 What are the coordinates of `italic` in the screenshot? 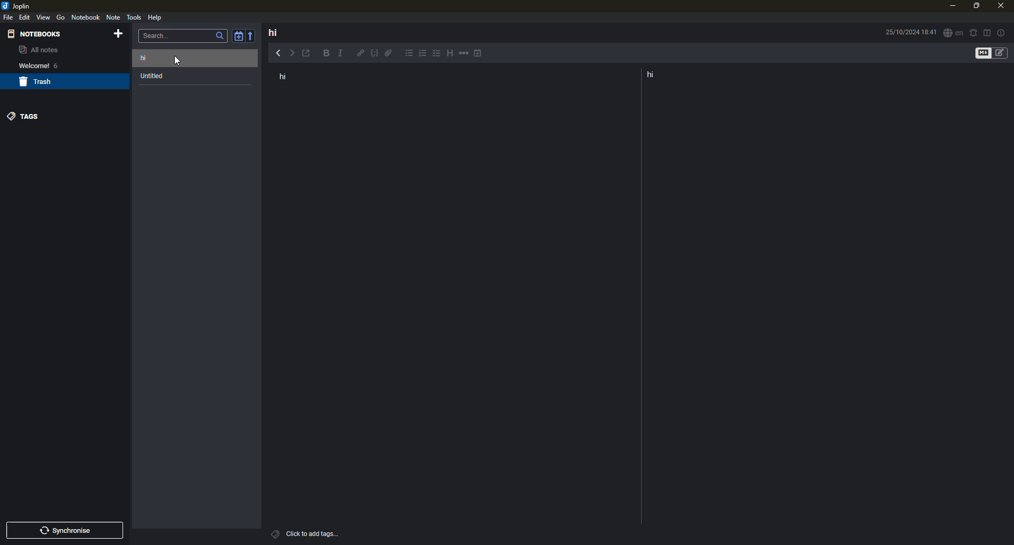 It's located at (343, 54).